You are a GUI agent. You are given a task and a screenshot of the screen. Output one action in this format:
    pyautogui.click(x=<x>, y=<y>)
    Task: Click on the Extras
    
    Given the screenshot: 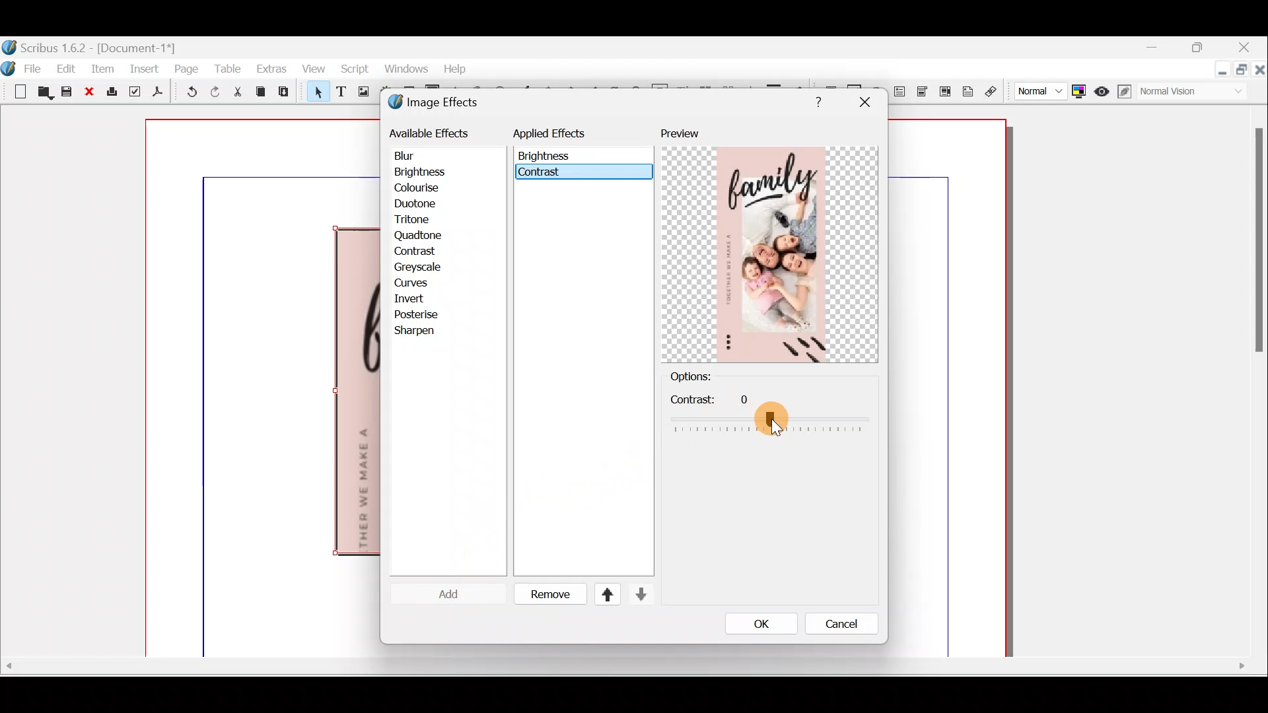 What is the action you would take?
    pyautogui.click(x=271, y=68)
    